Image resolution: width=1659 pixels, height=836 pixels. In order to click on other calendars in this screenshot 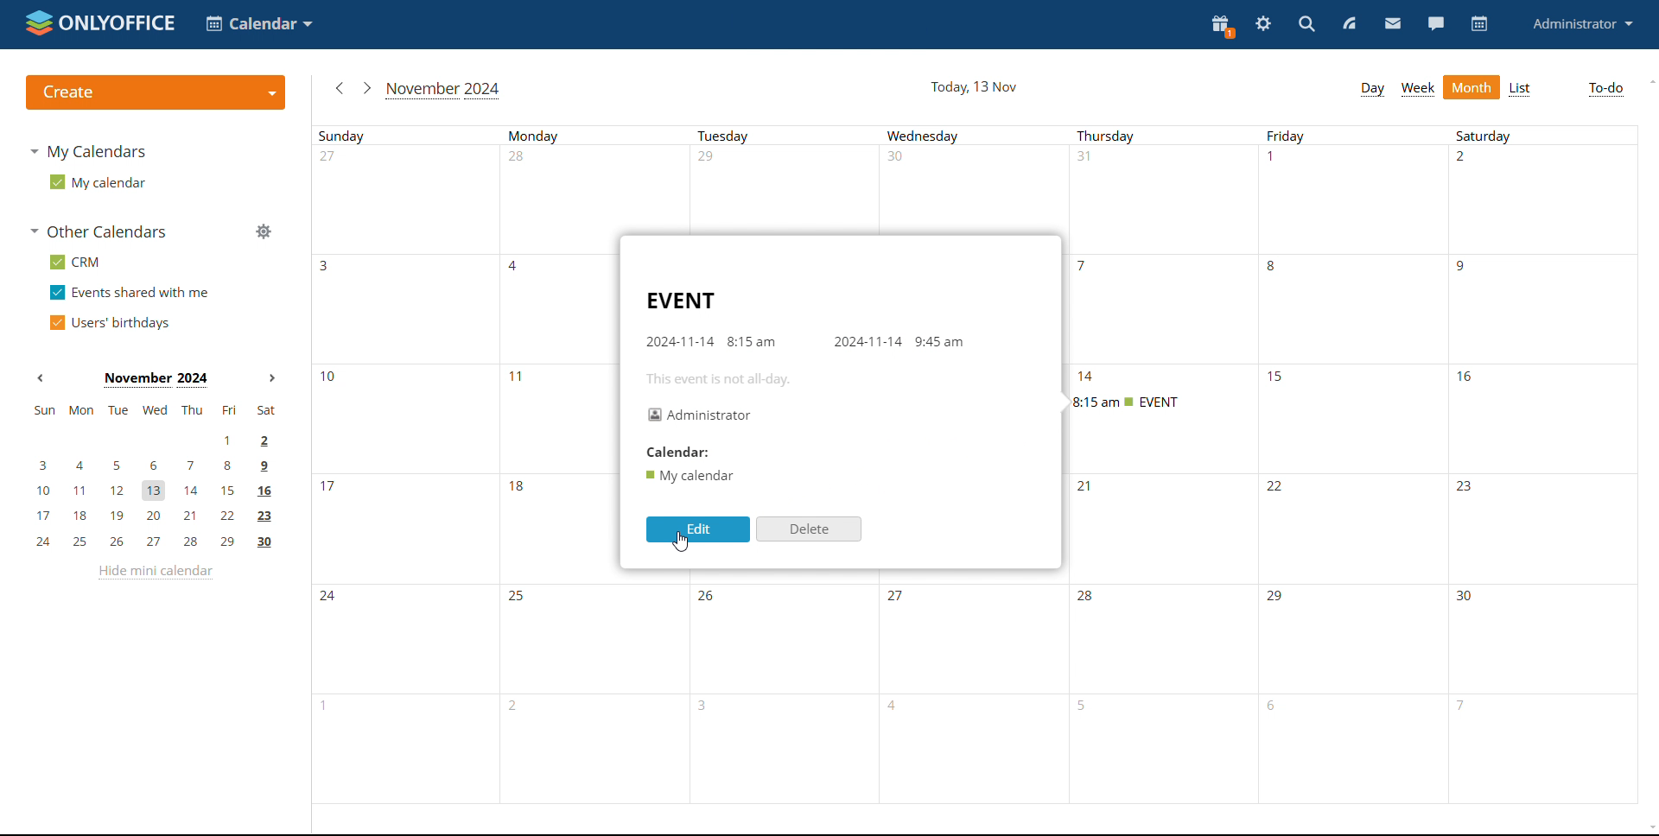, I will do `click(96, 231)`.